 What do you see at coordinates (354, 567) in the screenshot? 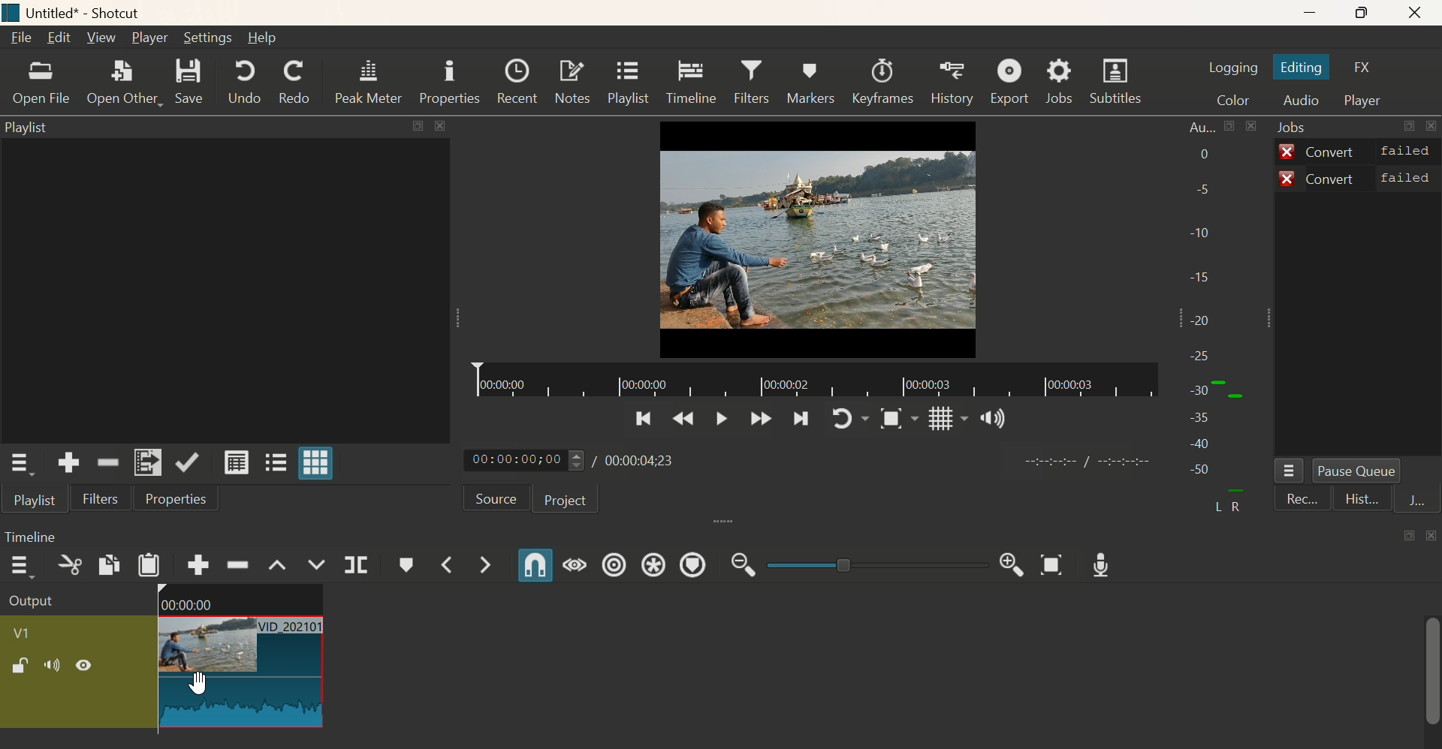
I see `Split at Playhead` at bounding box center [354, 567].